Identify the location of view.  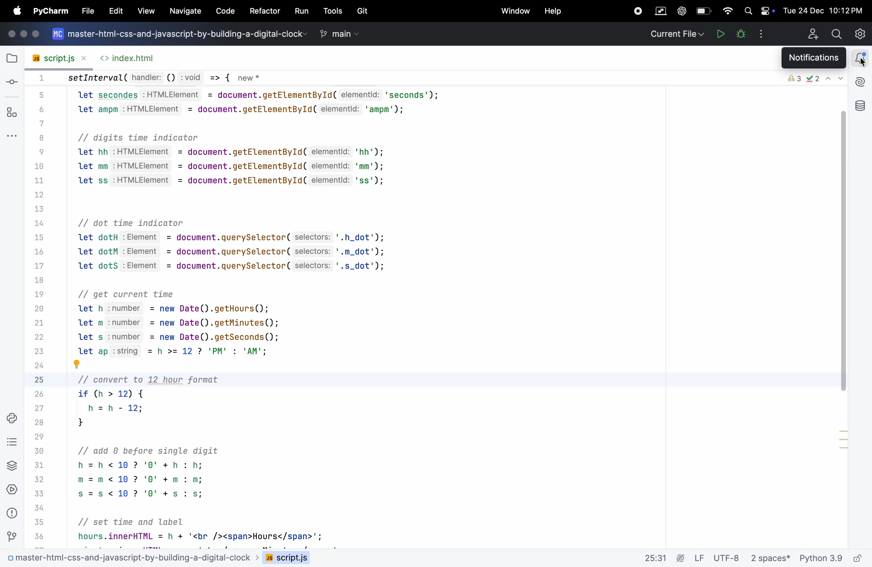
(145, 10).